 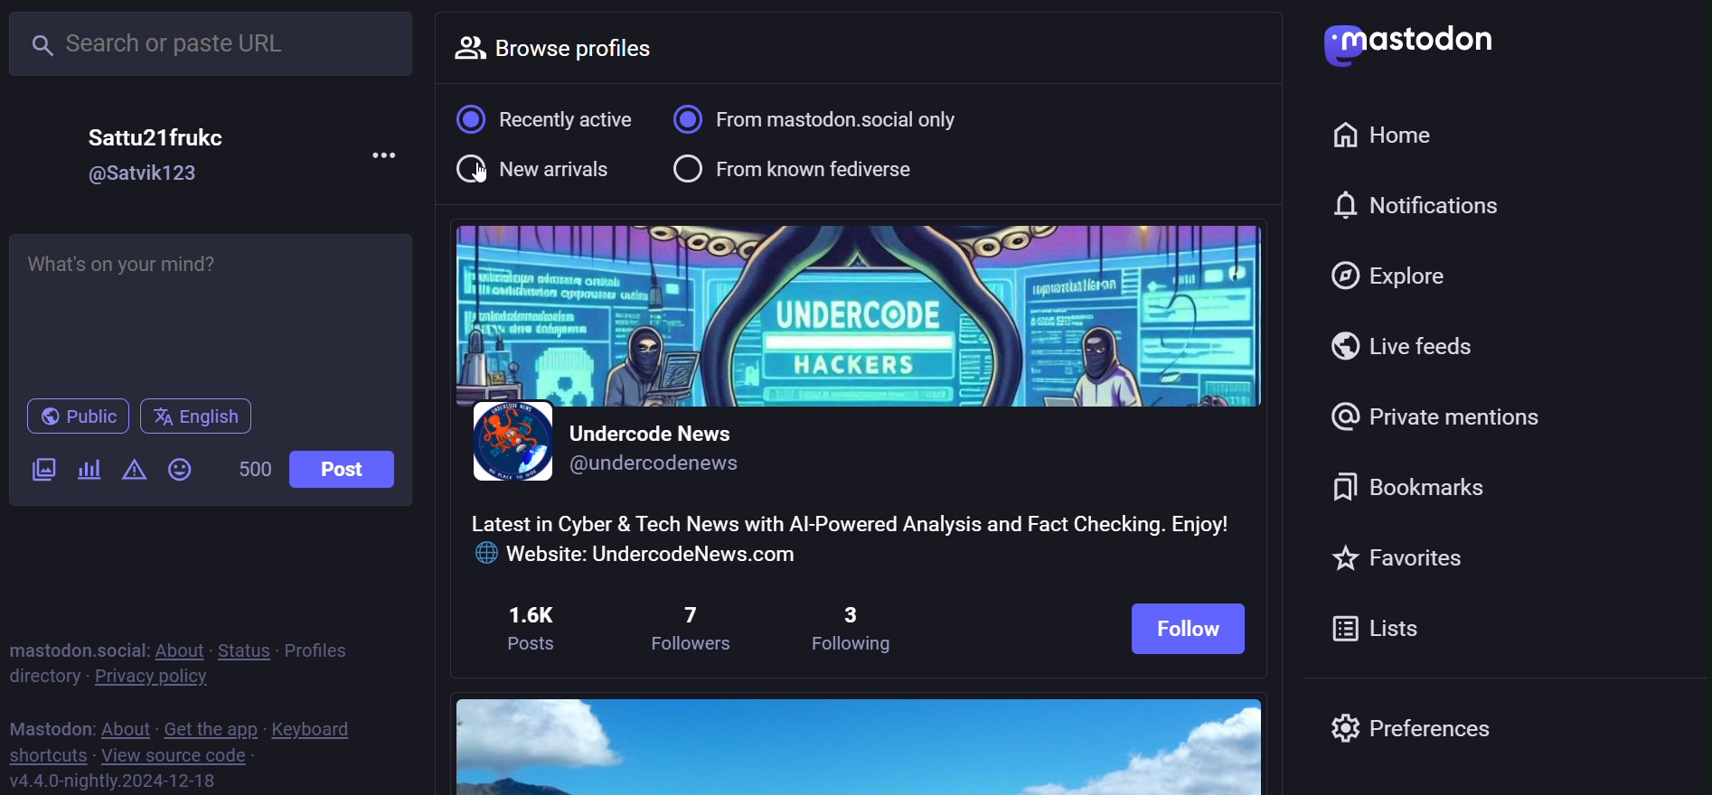 I want to click on about, so click(x=174, y=650).